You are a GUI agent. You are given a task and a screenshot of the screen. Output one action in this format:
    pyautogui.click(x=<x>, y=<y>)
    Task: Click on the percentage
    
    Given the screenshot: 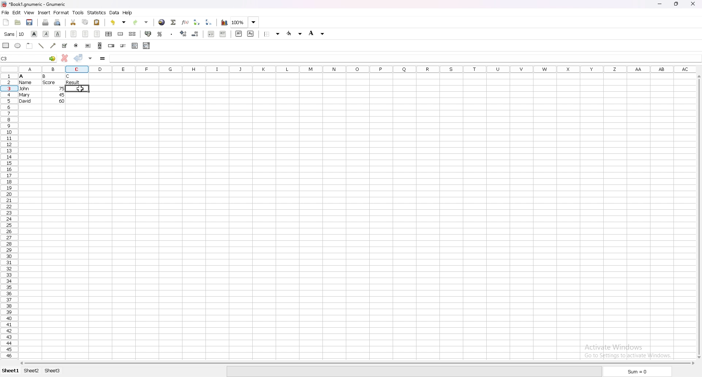 What is the action you would take?
    pyautogui.click(x=160, y=34)
    